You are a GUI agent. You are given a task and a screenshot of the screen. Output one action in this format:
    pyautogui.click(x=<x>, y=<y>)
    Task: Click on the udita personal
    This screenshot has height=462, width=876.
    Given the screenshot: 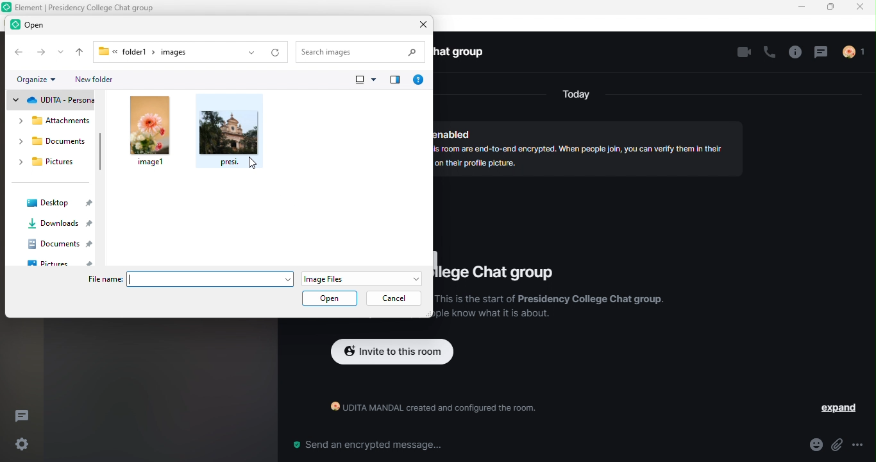 What is the action you would take?
    pyautogui.click(x=55, y=101)
    